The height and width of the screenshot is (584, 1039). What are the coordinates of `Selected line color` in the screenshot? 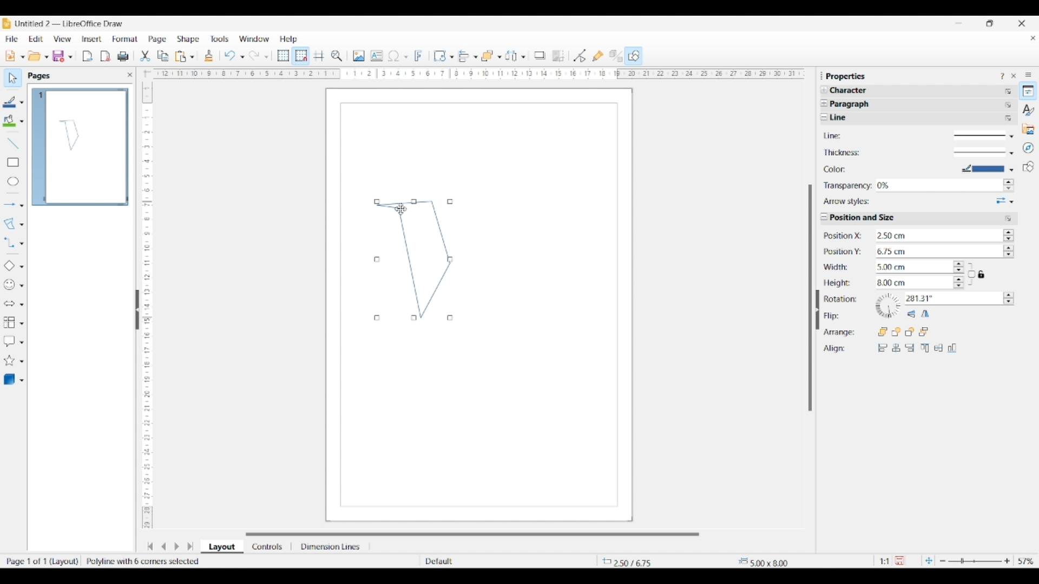 It's located at (10, 102).